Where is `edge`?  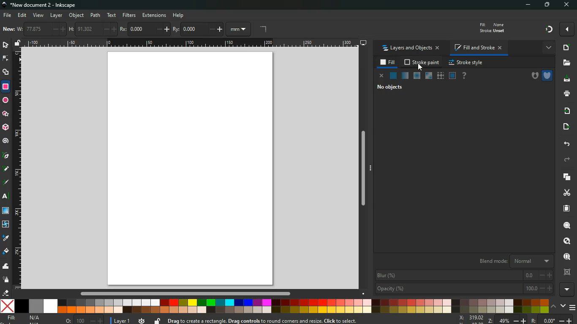 edge is located at coordinates (6, 59).